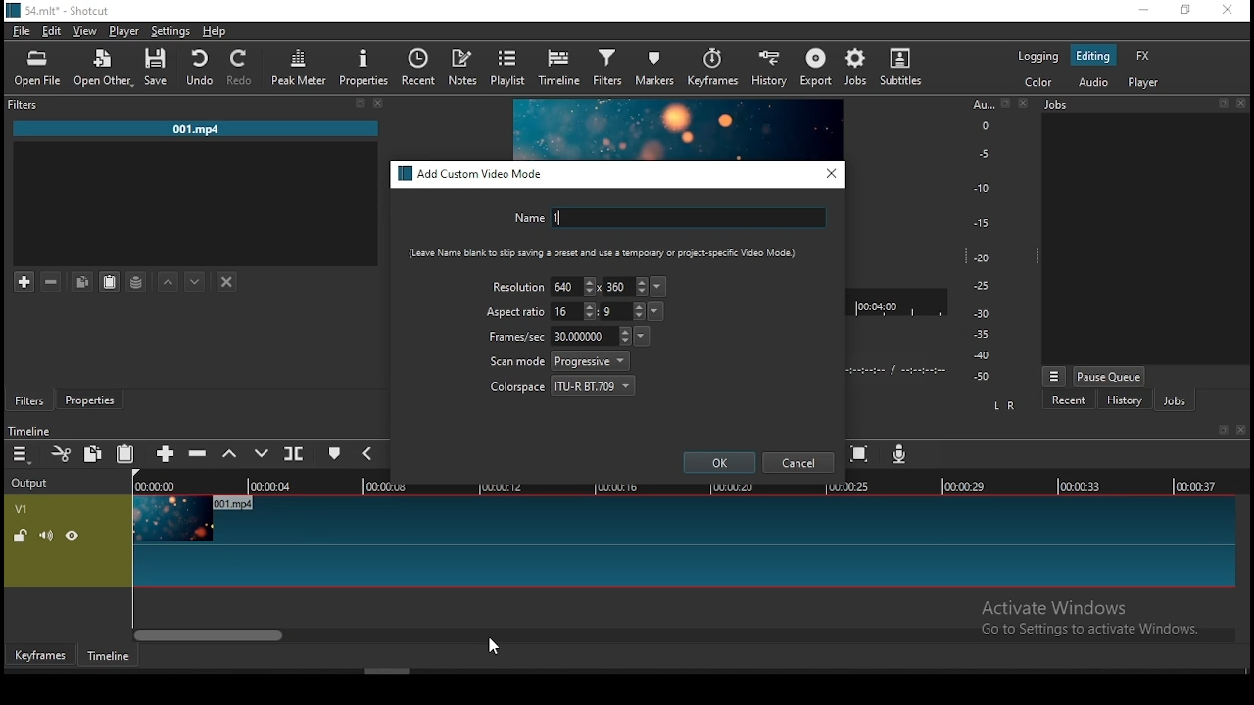 The image size is (1254, 705). What do you see at coordinates (557, 336) in the screenshot?
I see `frames/sec` at bounding box center [557, 336].